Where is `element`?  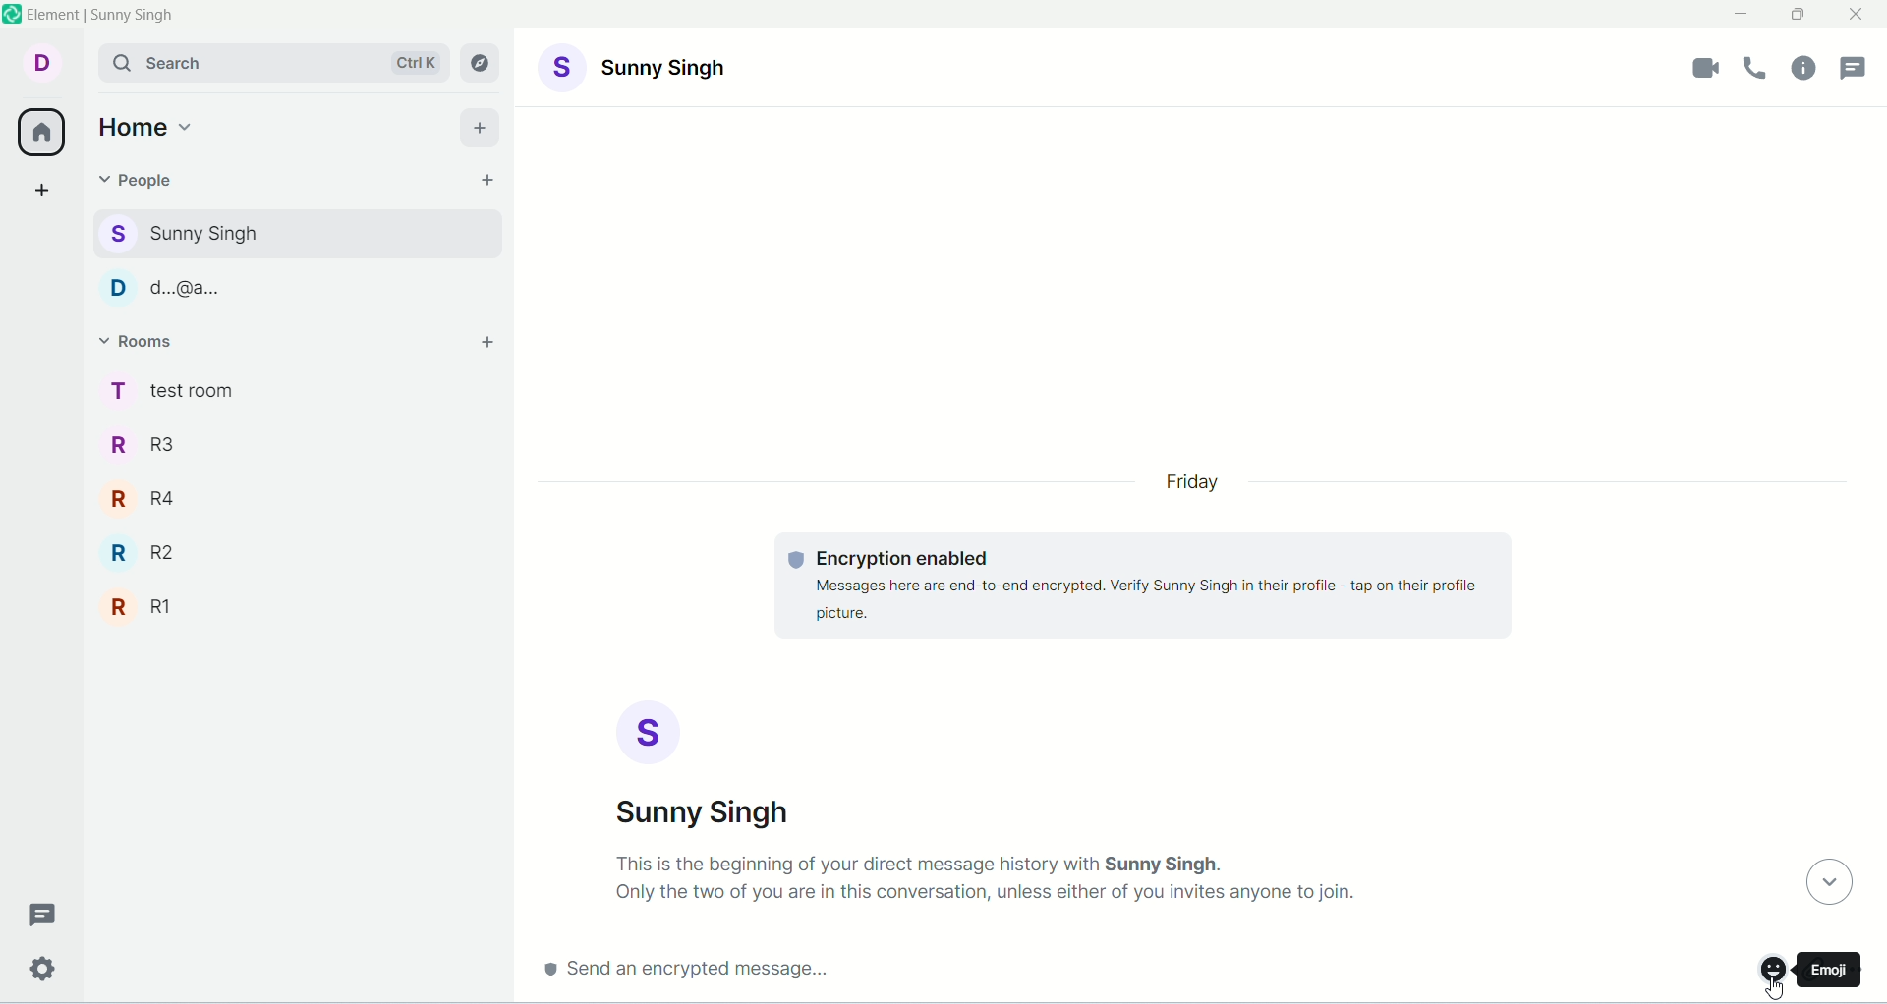
element is located at coordinates (104, 14).